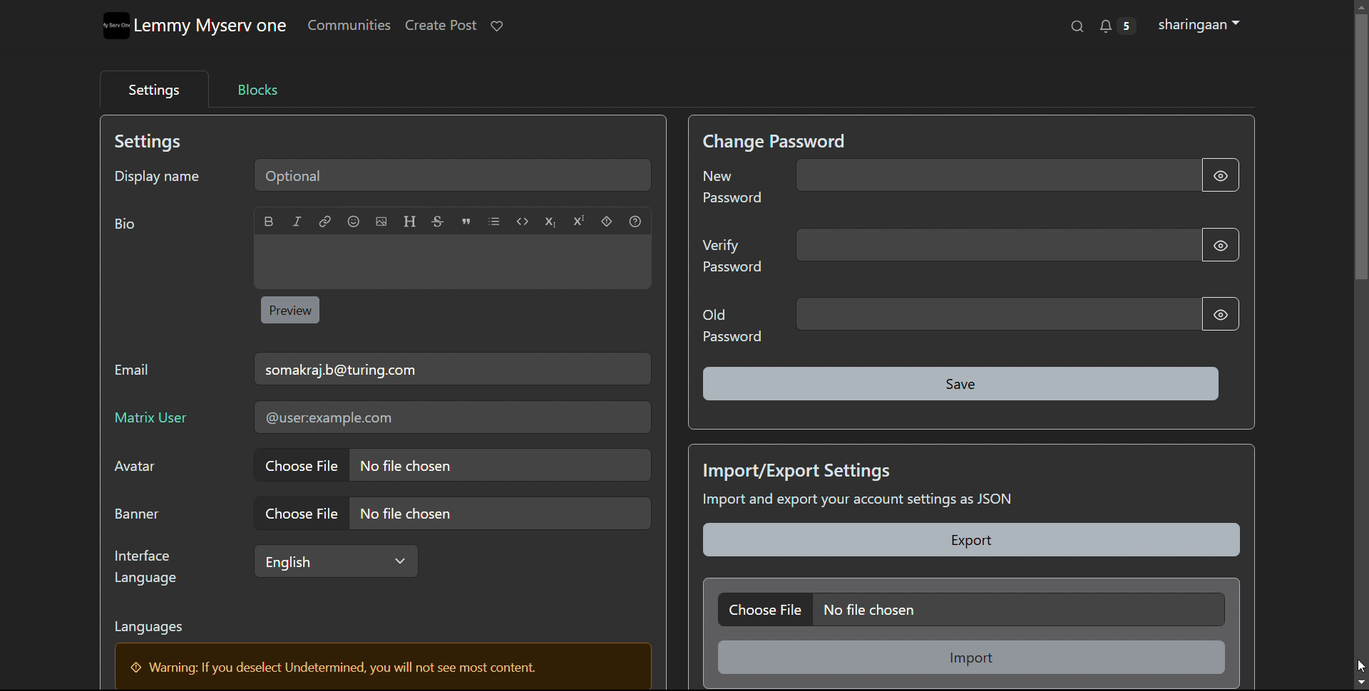 The image size is (1369, 691). What do you see at coordinates (134, 372) in the screenshot?
I see `Email` at bounding box center [134, 372].